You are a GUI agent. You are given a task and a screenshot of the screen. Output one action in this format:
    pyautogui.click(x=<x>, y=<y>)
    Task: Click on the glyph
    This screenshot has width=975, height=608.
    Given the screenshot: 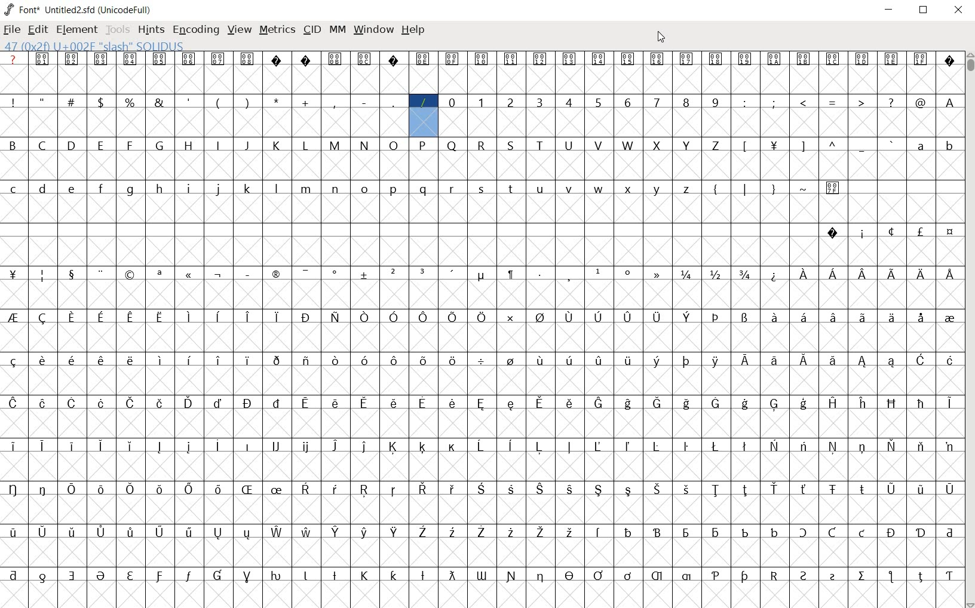 What is the action you would take?
    pyautogui.click(x=863, y=489)
    